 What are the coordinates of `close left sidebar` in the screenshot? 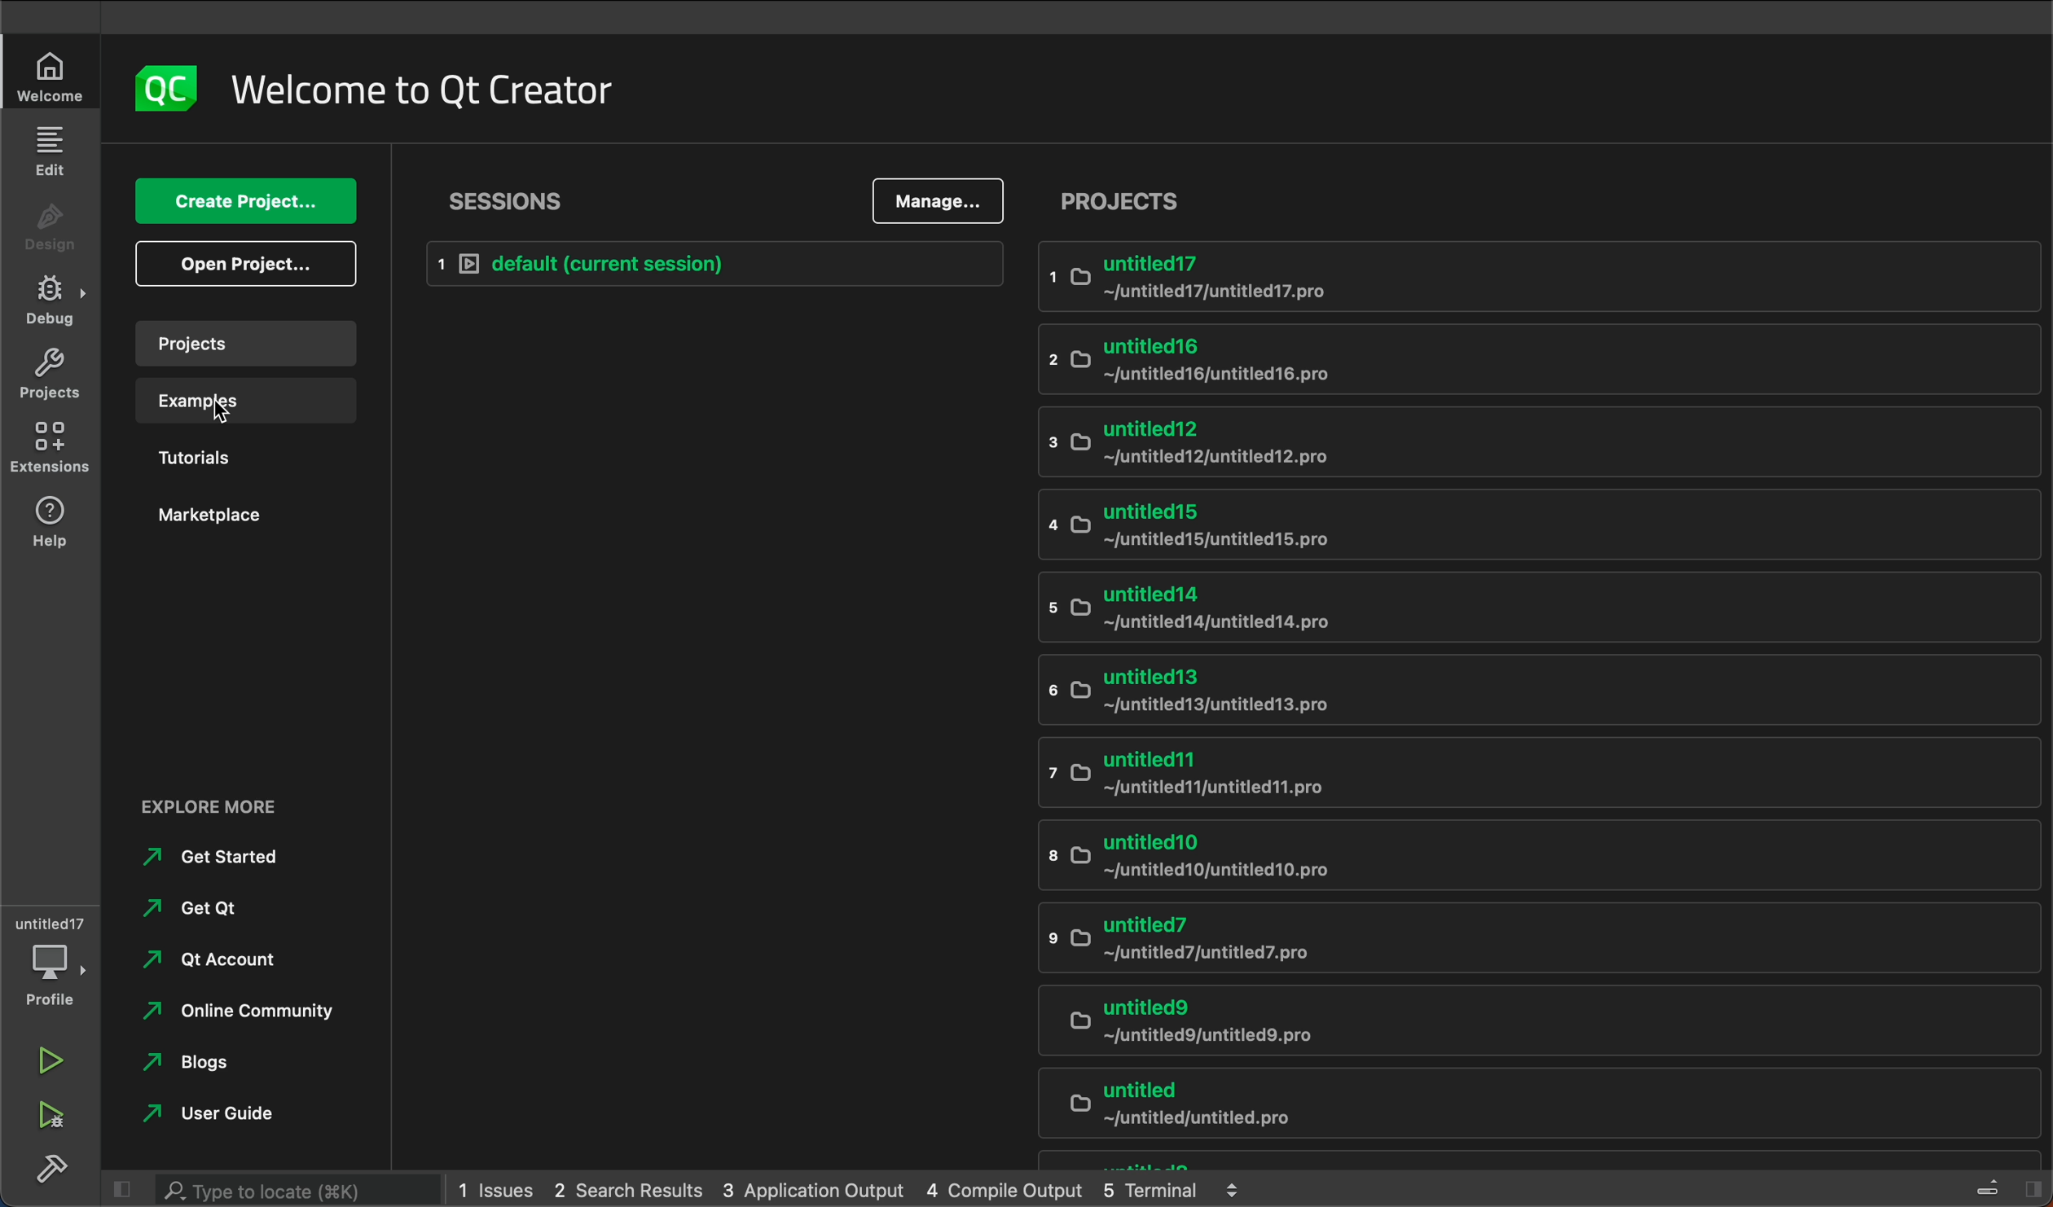 It's located at (125, 1187).